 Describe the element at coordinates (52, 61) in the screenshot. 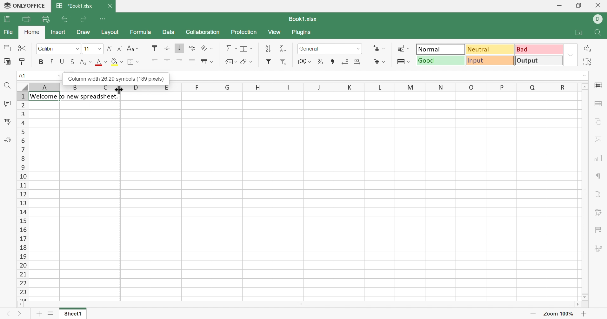

I see `Italic` at that location.